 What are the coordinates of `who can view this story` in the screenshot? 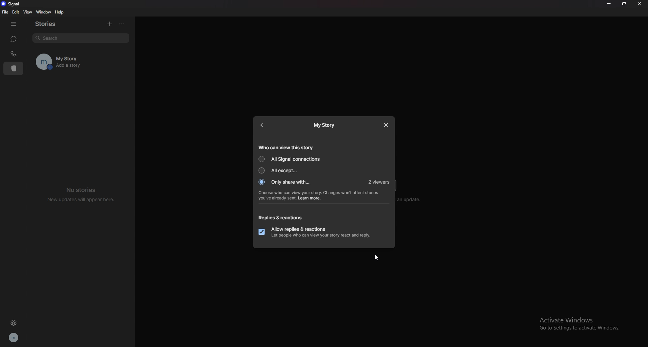 It's located at (287, 147).